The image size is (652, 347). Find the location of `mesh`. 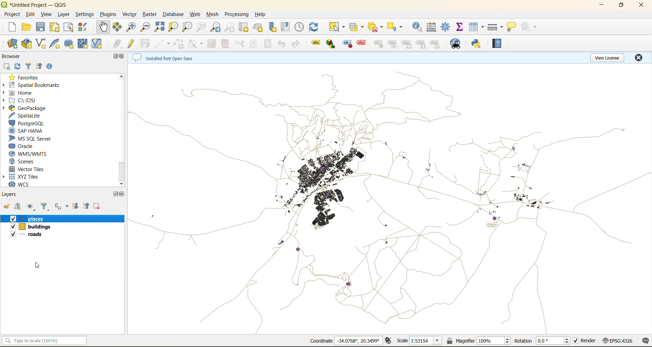

mesh is located at coordinates (213, 15).